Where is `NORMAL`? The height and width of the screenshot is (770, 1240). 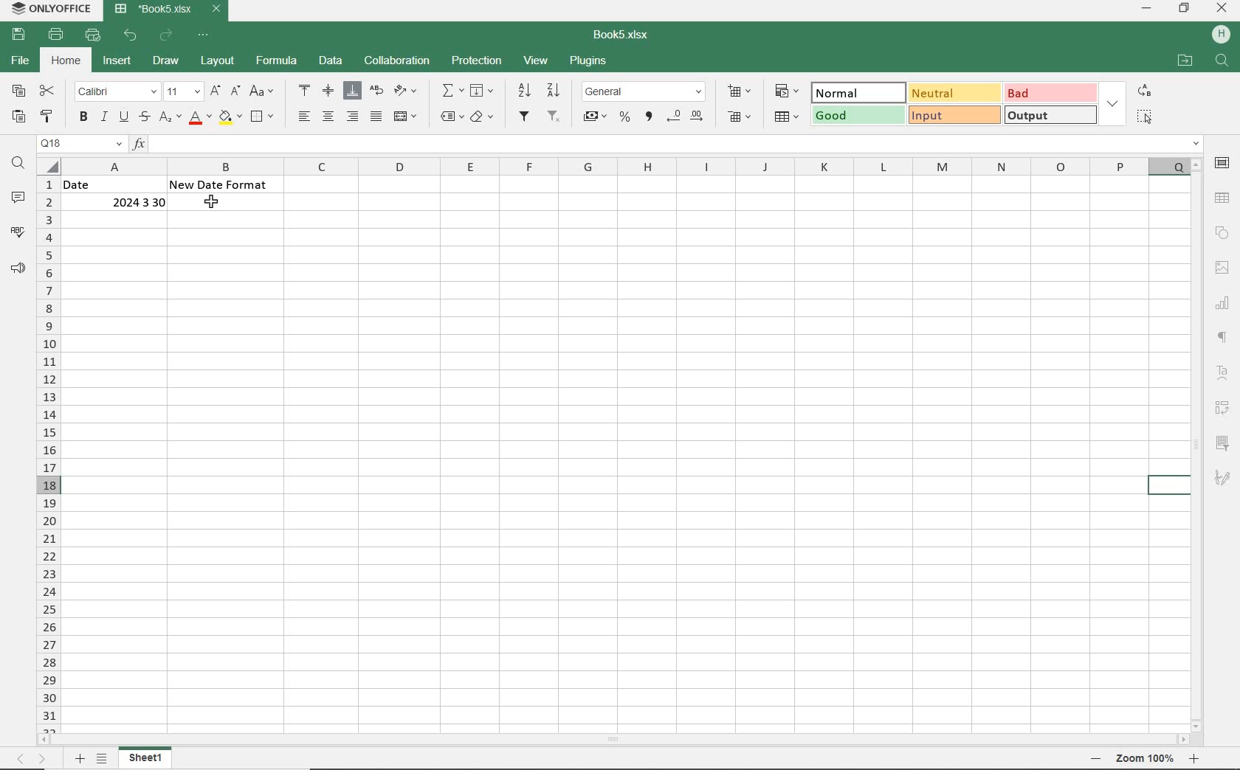 NORMAL is located at coordinates (855, 93).